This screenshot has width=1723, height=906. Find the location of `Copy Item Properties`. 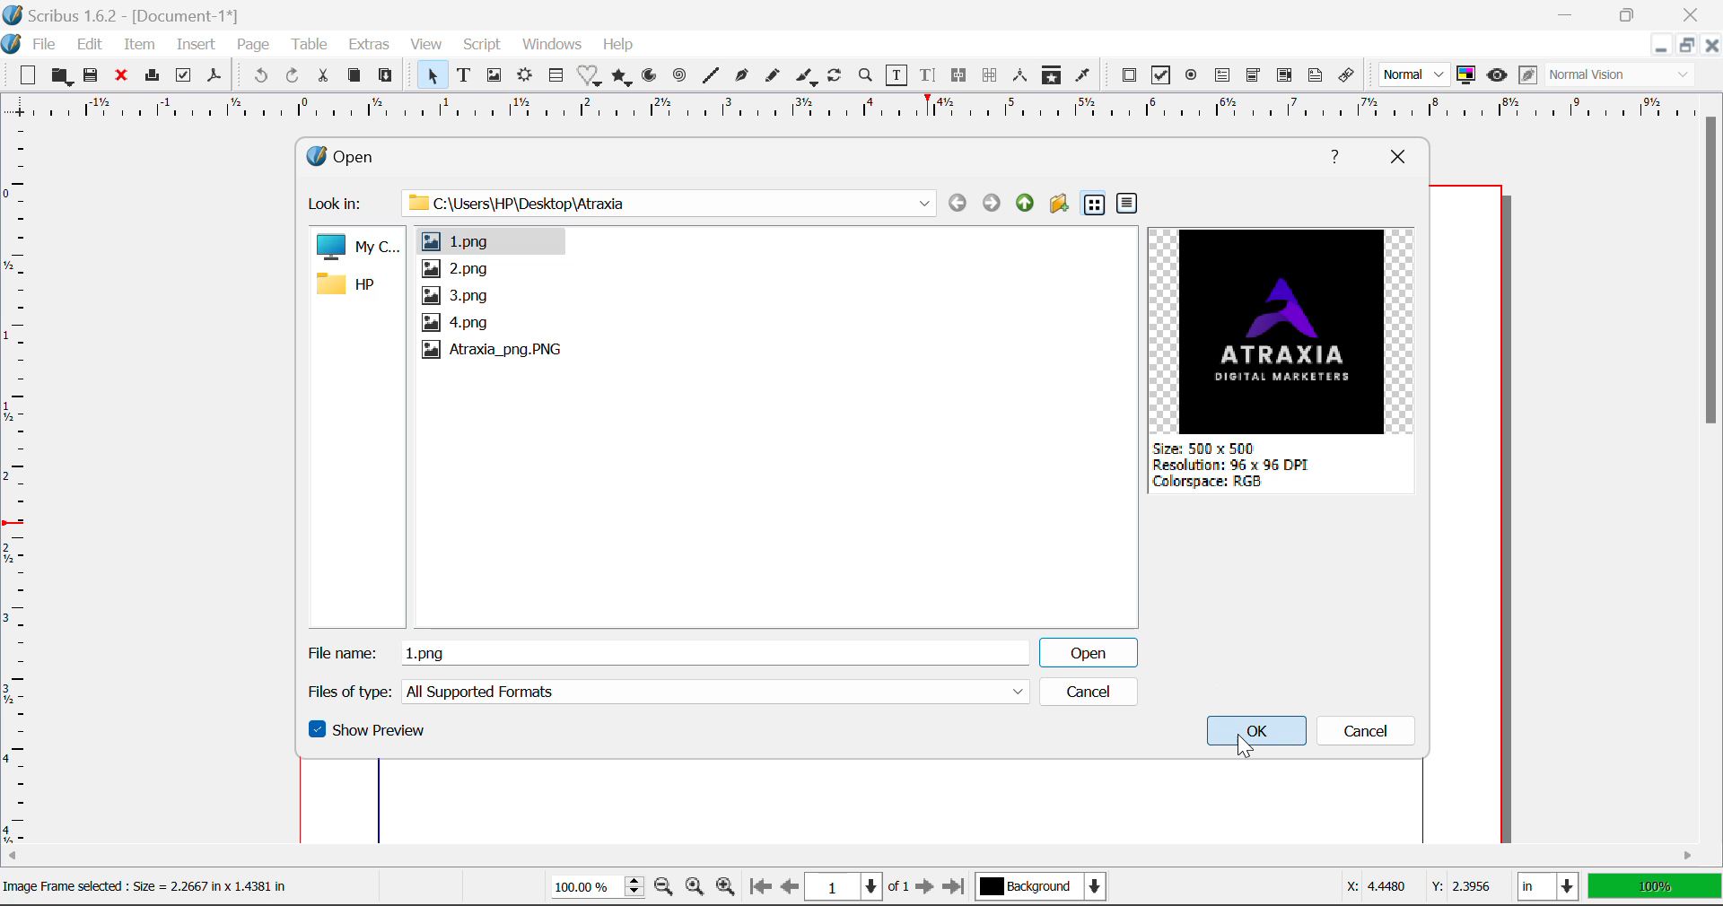

Copy Item Properties is located at coordinates (1055, 77).